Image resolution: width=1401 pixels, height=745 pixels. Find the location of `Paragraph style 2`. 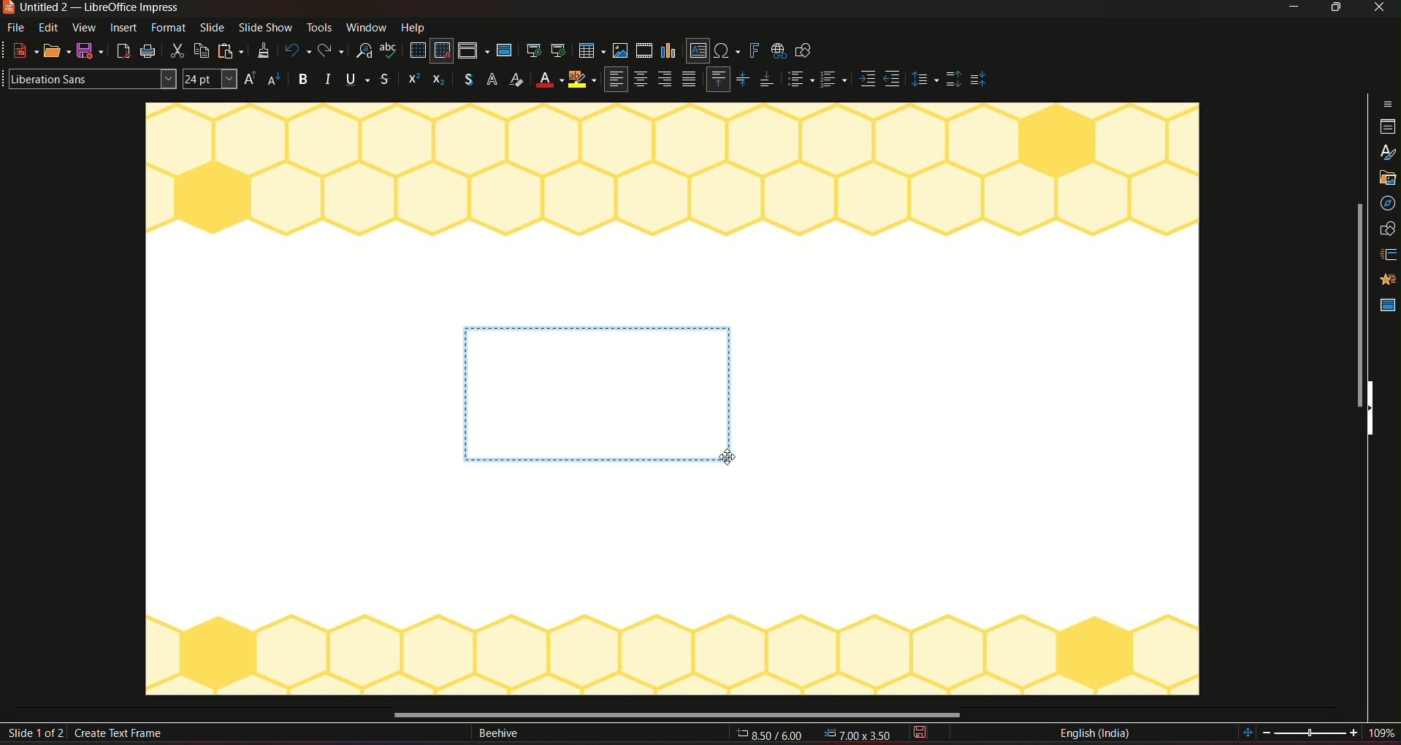

Paragraph style 2 is located at coordinates (836, 80).